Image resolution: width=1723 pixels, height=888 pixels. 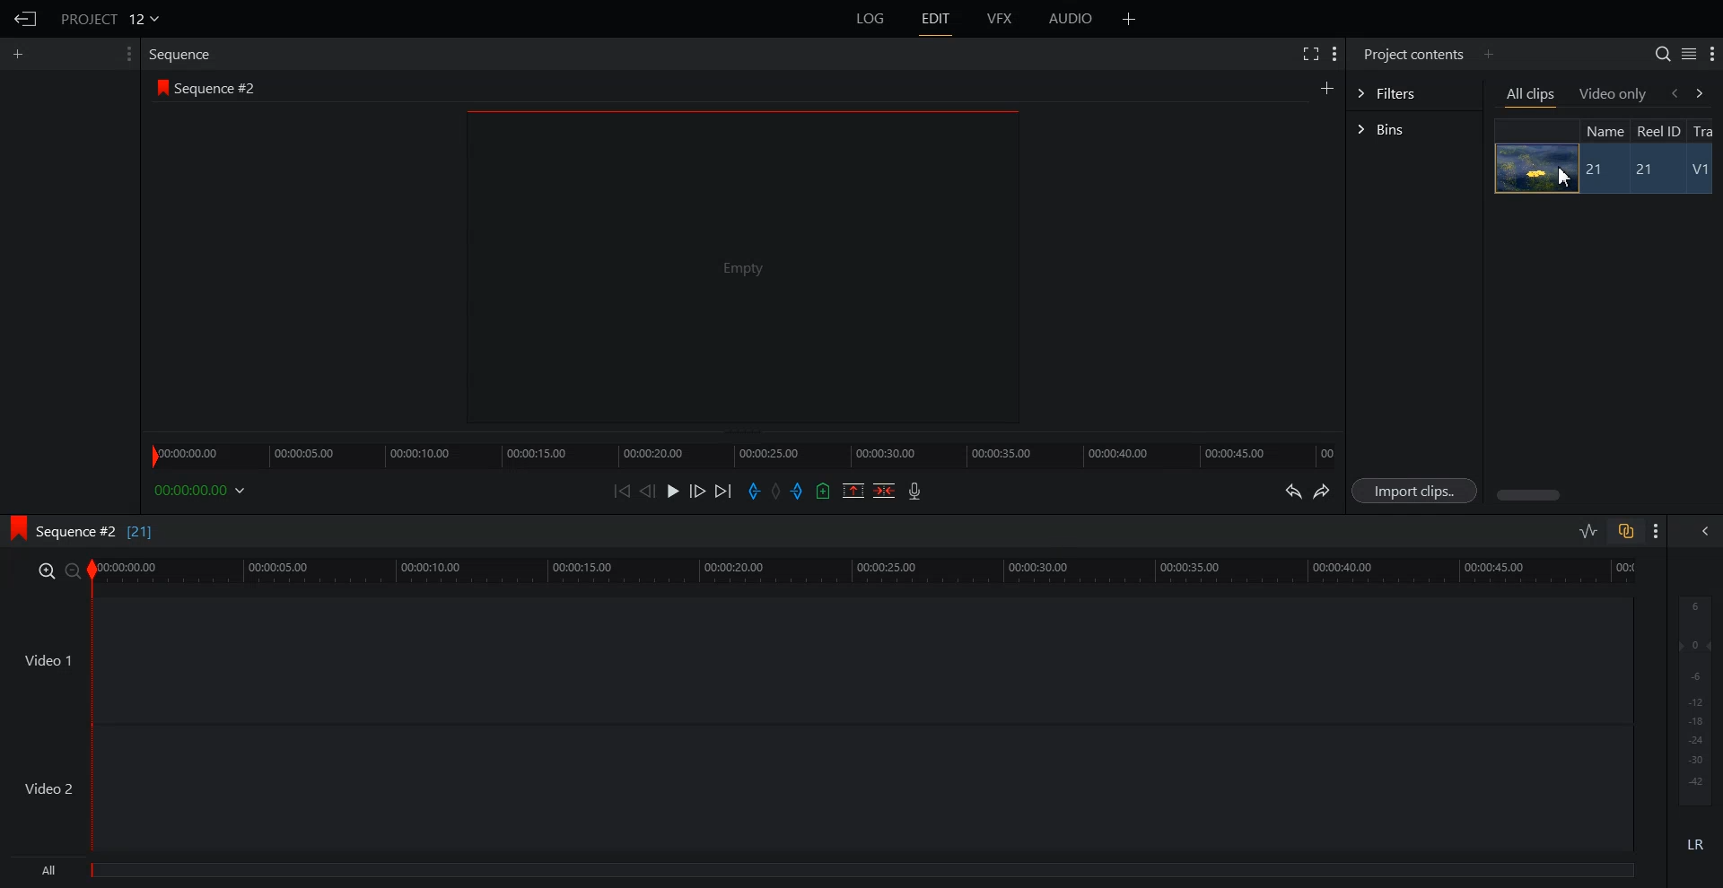 What do you see at coordinates (1570, 179) in the screenshot?
I see `Cursor` at bounding box center [1570, 179].